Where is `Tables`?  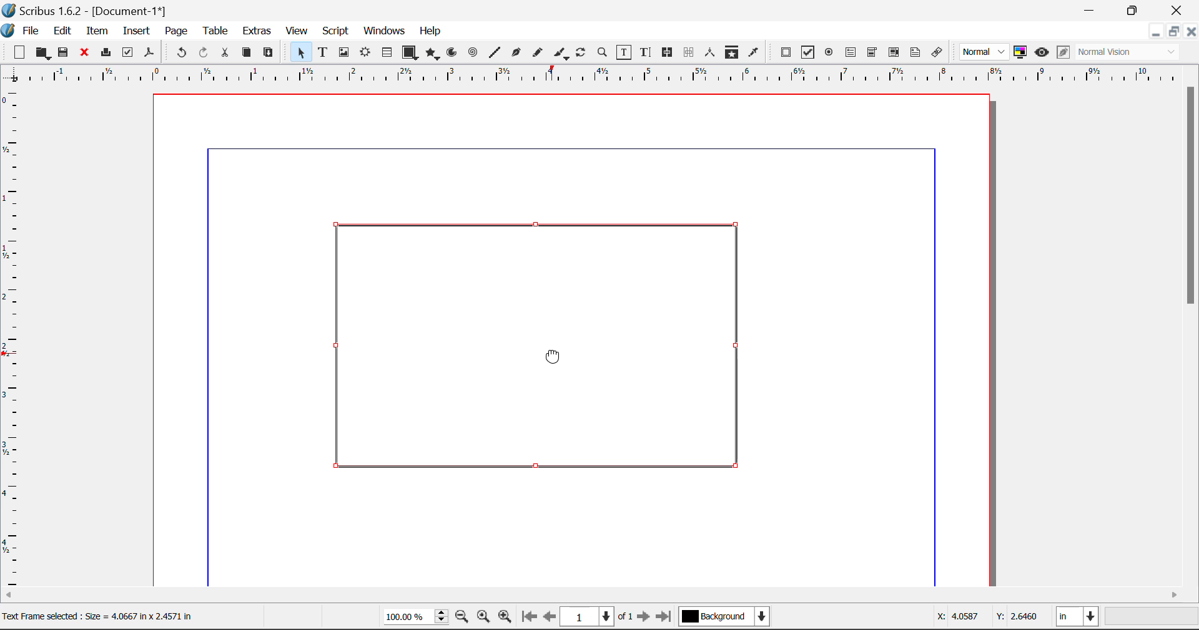
Tables is located at coordinates (387, 52).